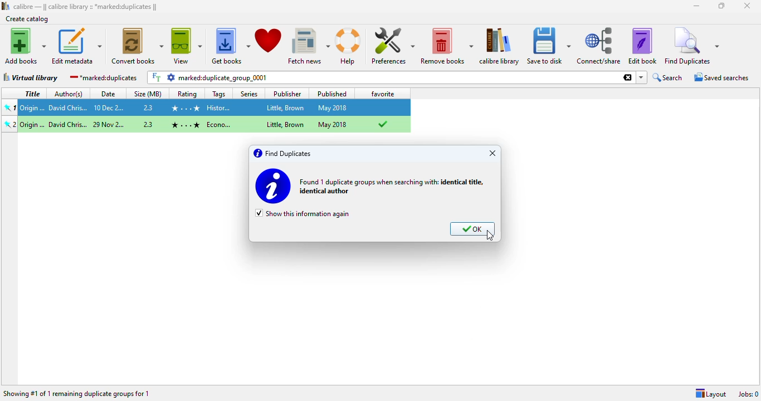  What do you see at coordinates (333, 92) in the screenshot?
I see `published` at bounding box center [333, 92].